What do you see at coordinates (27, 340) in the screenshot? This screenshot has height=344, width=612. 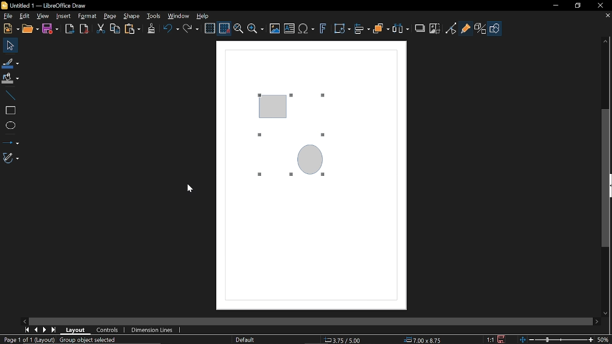 I see `Current page` at bounding box center [27, 340].